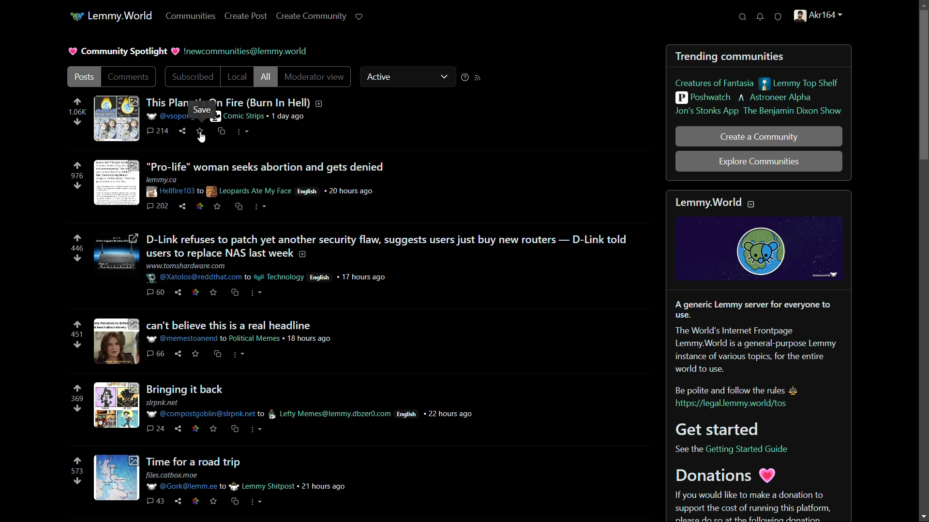 The width and height of the screenshot is (929, 522). Describe the element at coordinates (125, 52) in the screenshot. I see `community spotlight` at that location.